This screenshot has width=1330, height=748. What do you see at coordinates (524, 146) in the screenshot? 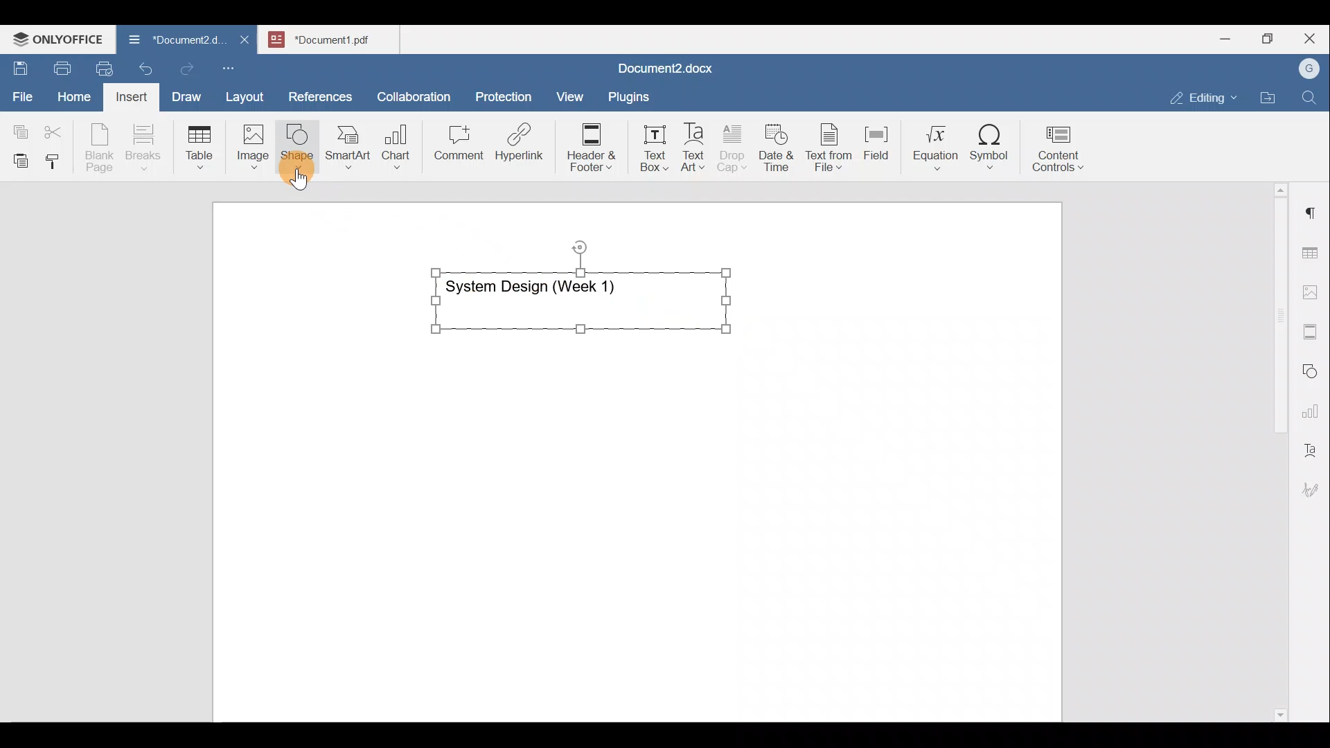
I see `Hyperlink` at bounding box center [524, 146].